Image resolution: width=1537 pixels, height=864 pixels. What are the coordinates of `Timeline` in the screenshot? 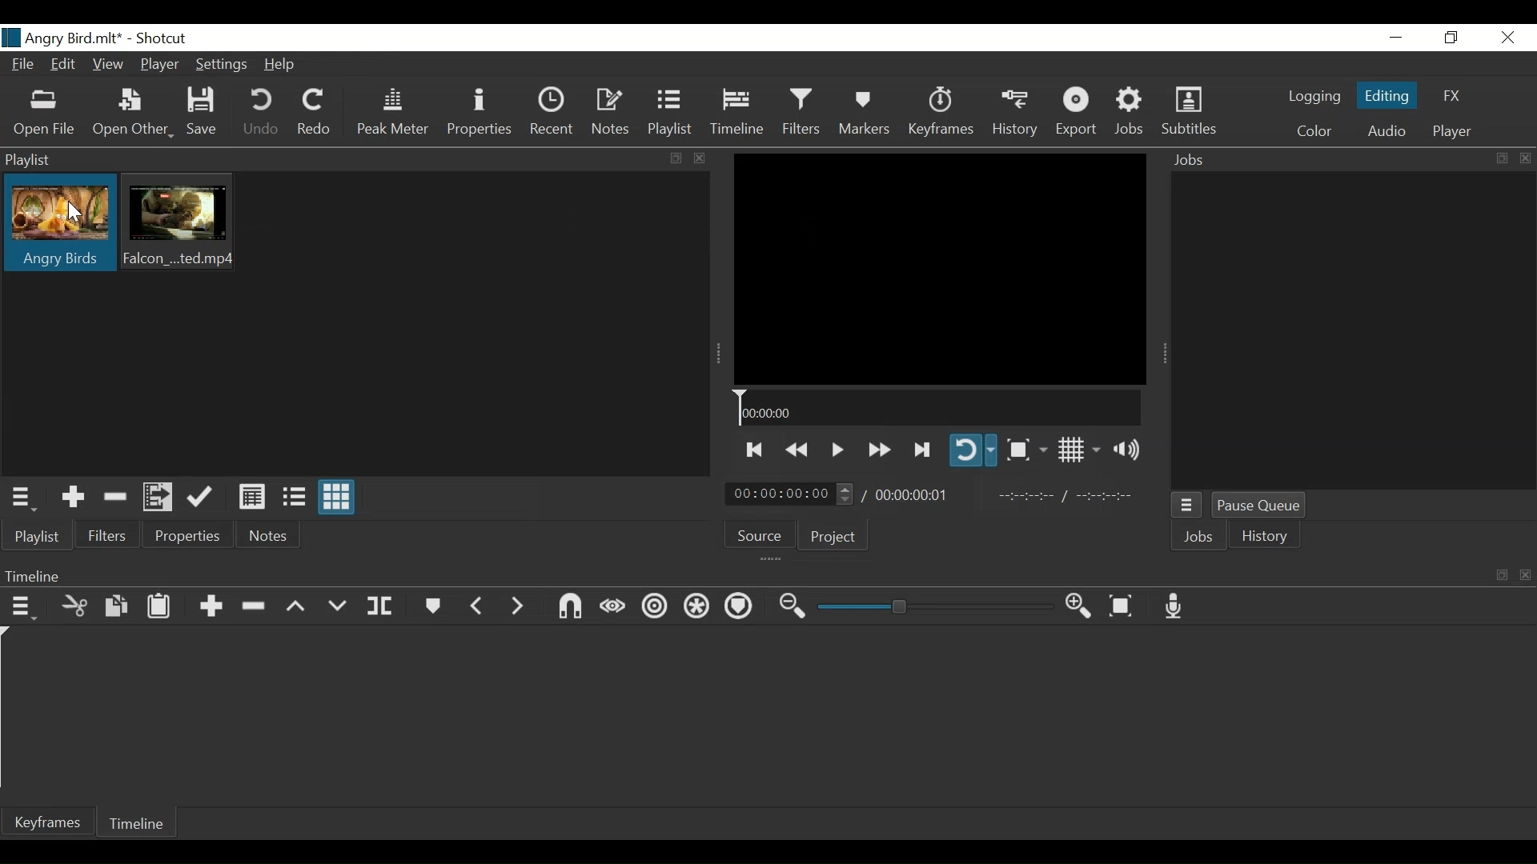 It's located at (143, 825).